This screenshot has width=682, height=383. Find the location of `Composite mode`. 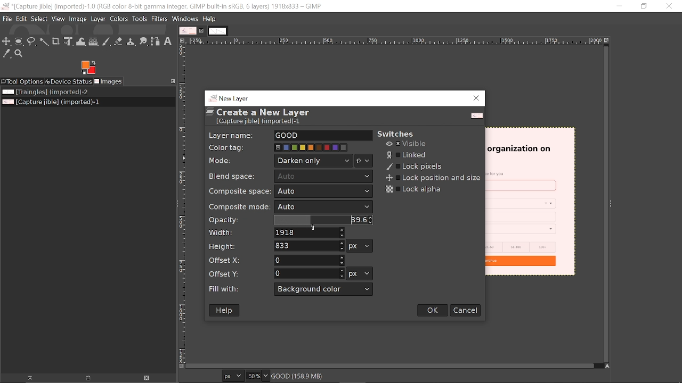

Composite mode is located at coordinates (324, 207).